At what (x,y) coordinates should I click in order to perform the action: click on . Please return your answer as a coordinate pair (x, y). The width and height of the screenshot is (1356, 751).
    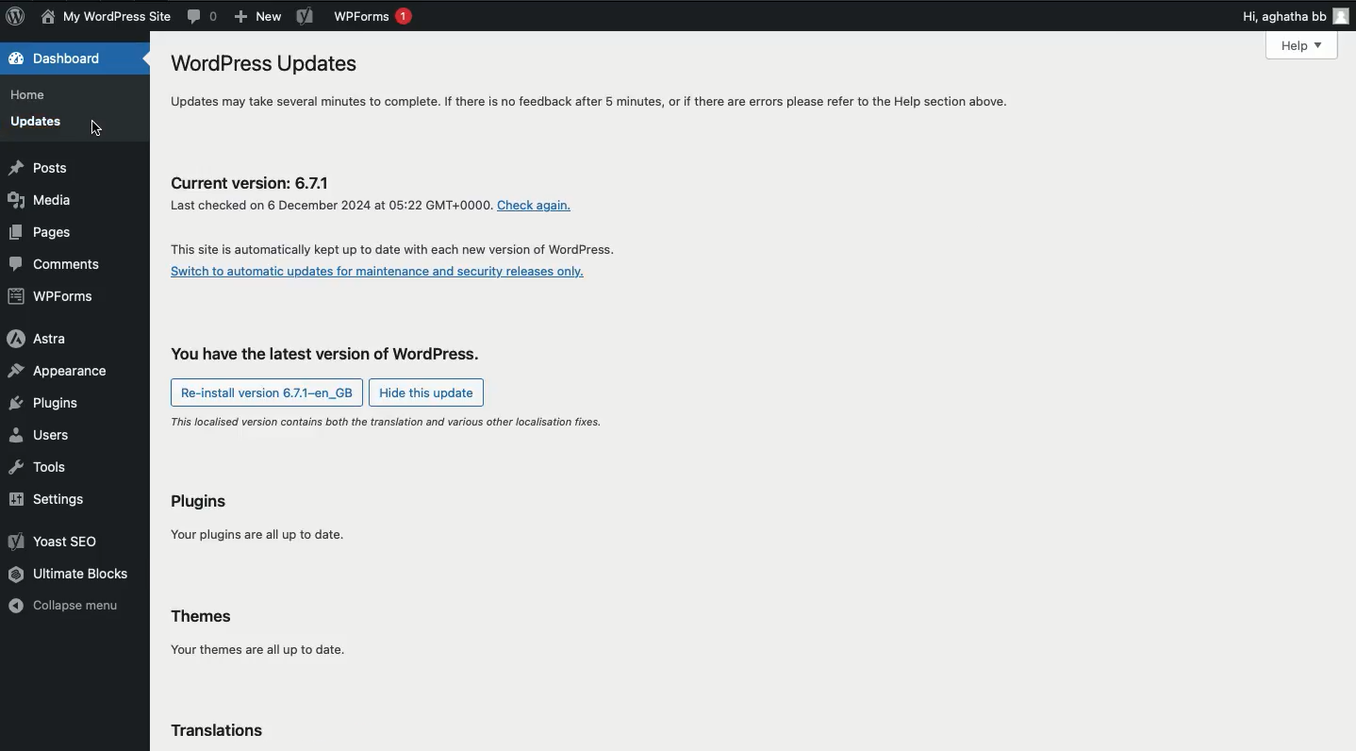
    Looking at the image, I should click on (330, 205).